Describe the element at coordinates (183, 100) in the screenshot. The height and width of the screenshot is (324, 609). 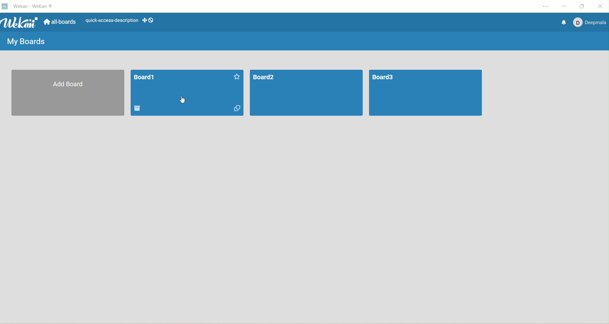
I see `cursor` at that location.